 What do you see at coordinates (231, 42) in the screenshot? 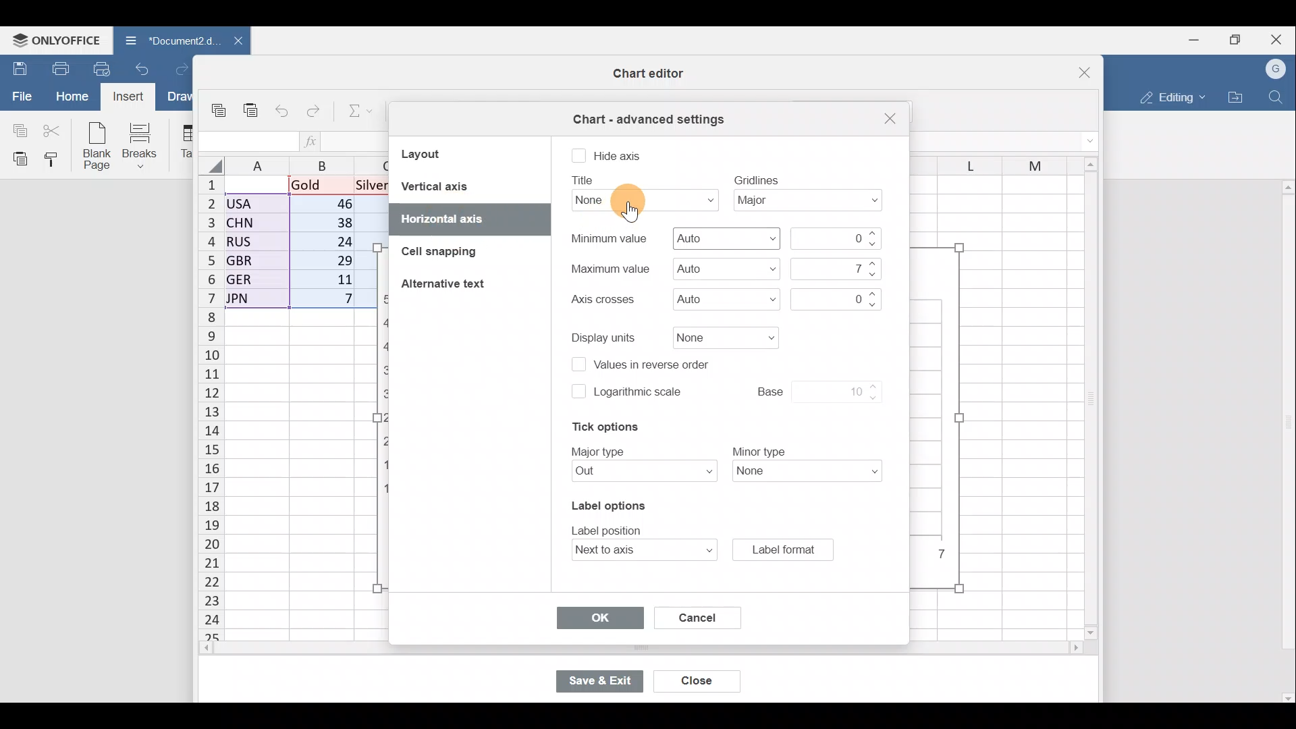
I see `Close document` at bounding box center [231, 42].